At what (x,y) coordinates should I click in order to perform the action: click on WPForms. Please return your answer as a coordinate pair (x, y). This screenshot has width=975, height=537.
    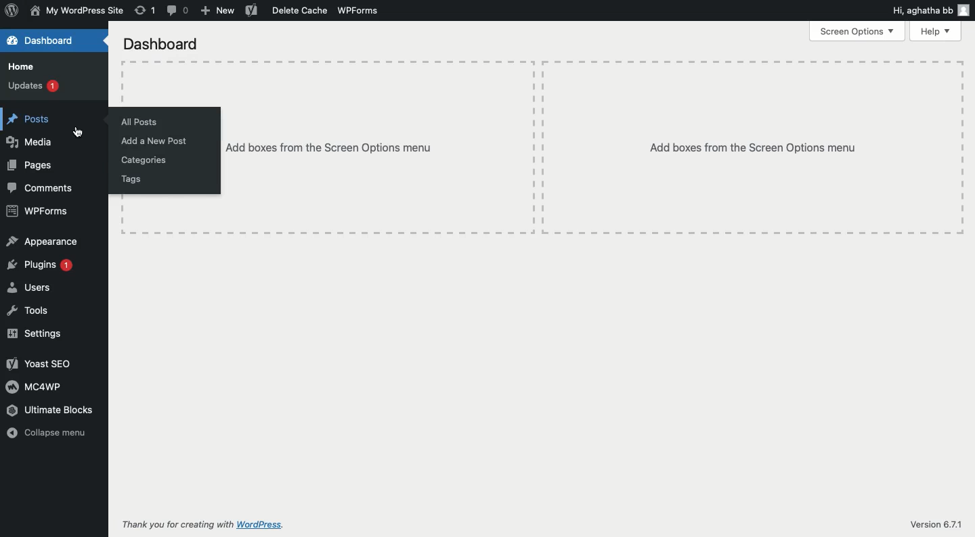
    Looking at the image, I should click on (38, 212).